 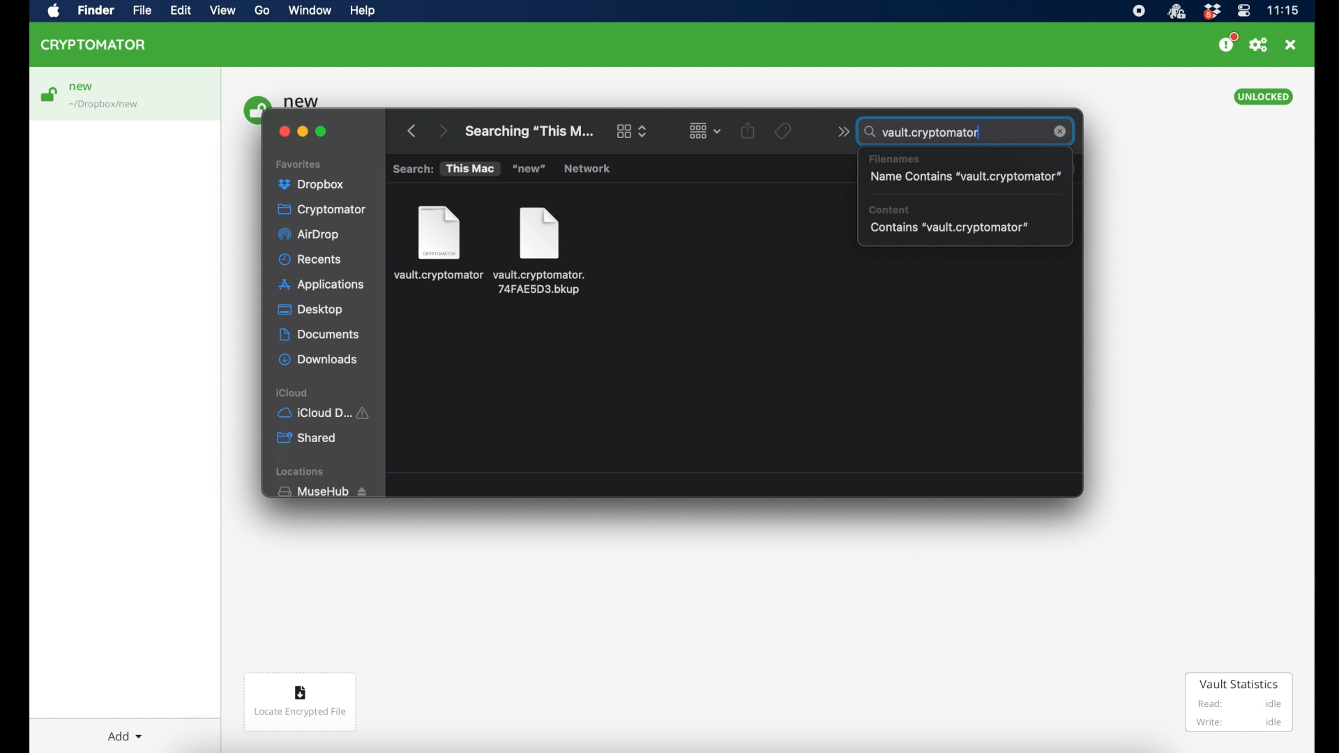 I want to click on content, so click(x=891, y=209).